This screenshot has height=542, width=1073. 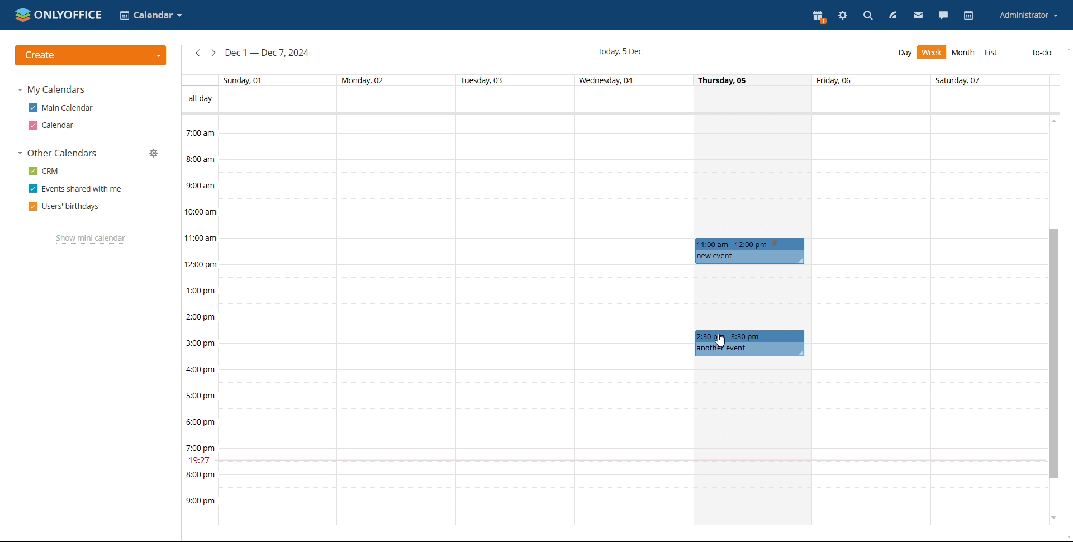 I want to click on feed, so click(x=892, y=16).